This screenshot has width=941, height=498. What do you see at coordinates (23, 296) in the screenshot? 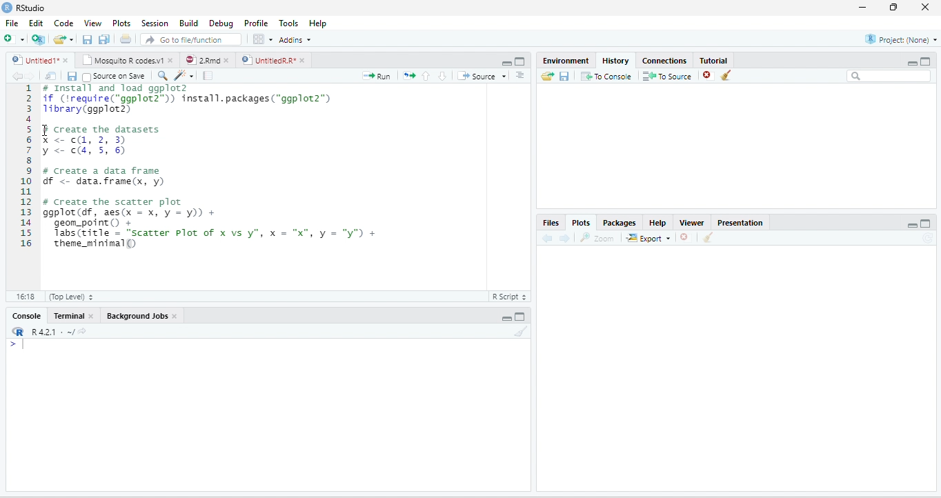
I see `1:1` at bounding box center [23, 296].